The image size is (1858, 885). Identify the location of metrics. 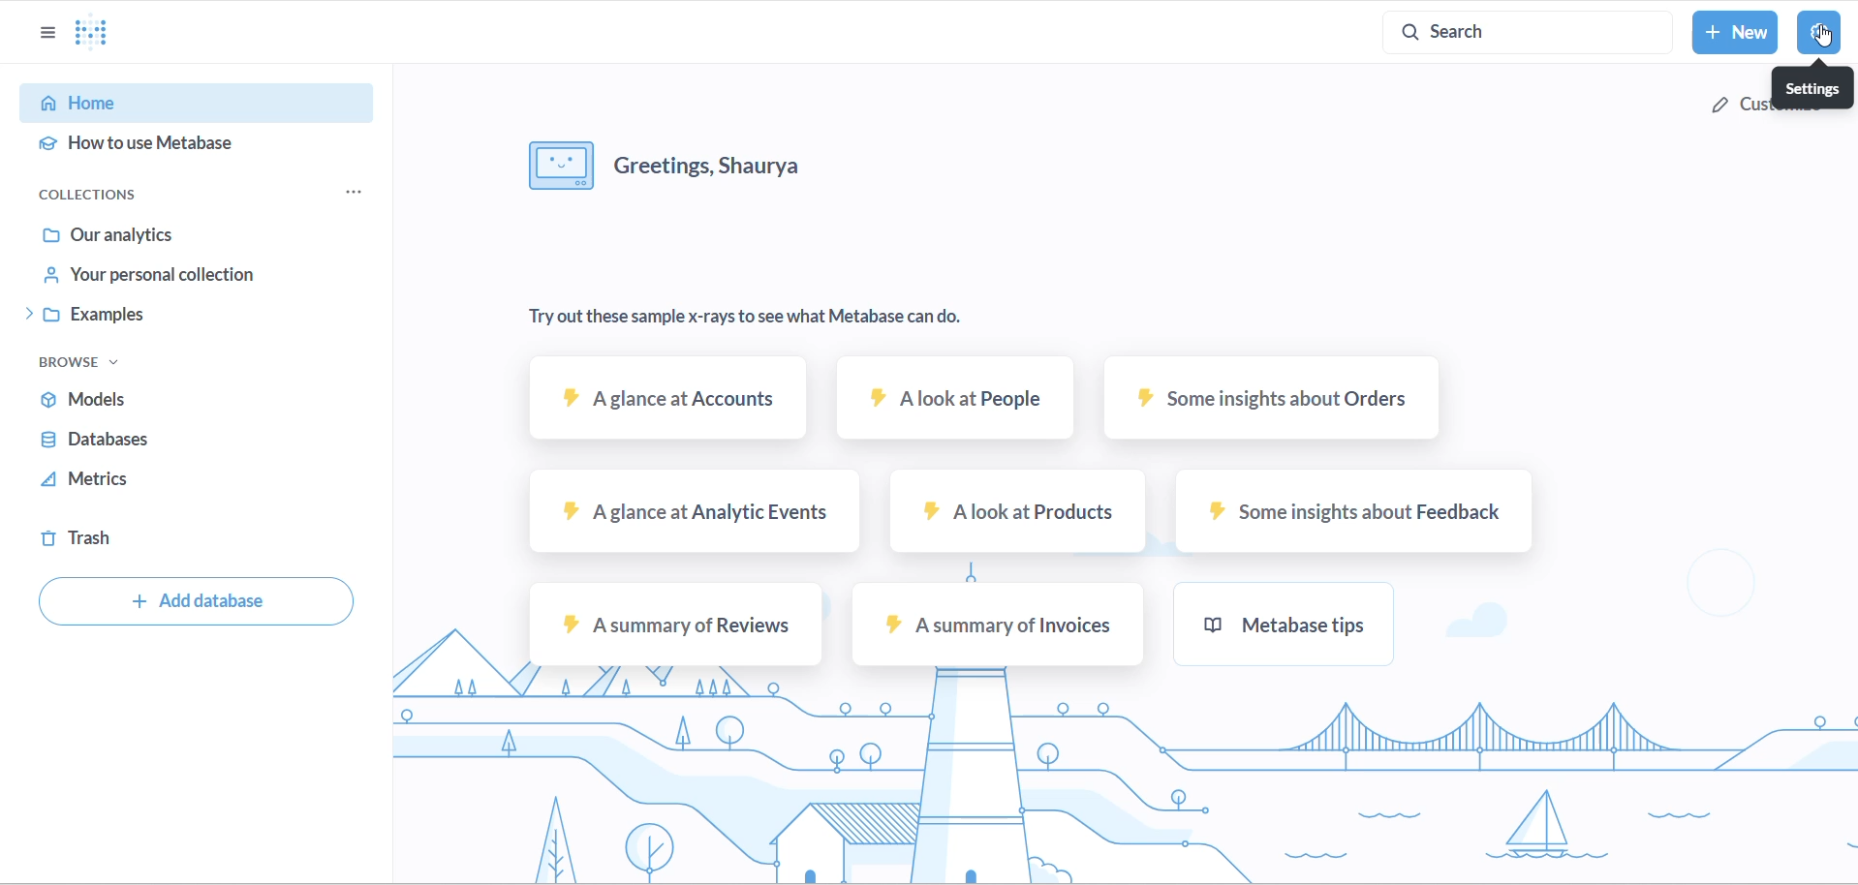
(126, 483).